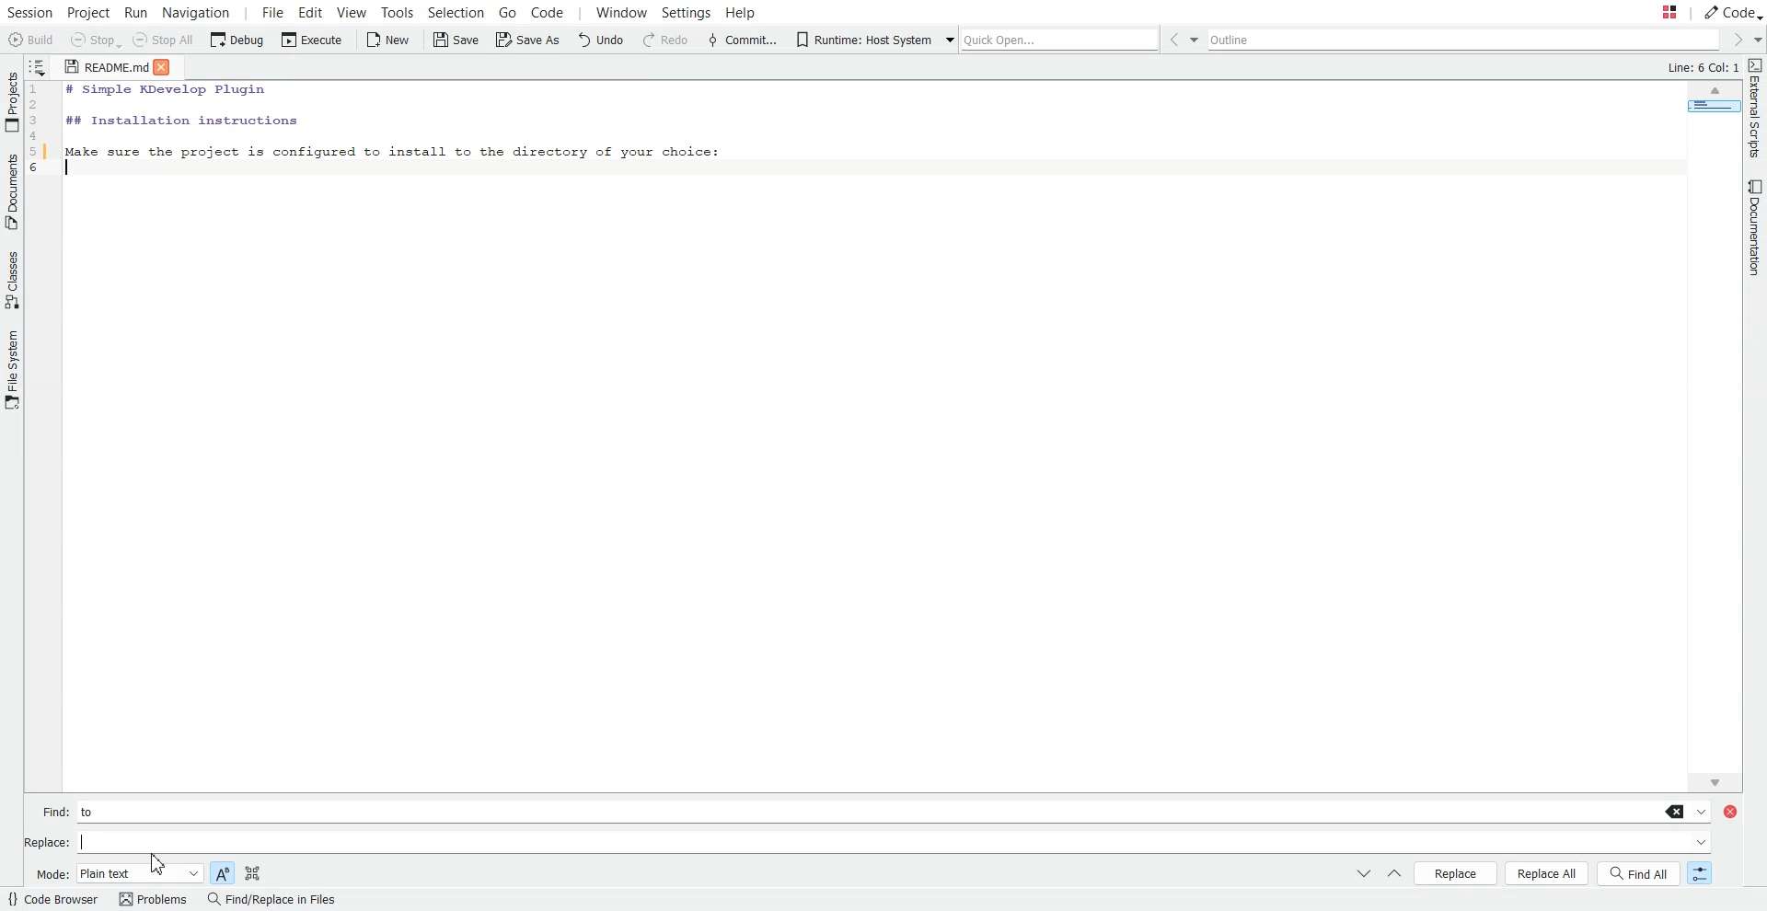 Image resolution: width=1767 pixels, height=911 pixels. I want to click on Save as, so click(526, 41).